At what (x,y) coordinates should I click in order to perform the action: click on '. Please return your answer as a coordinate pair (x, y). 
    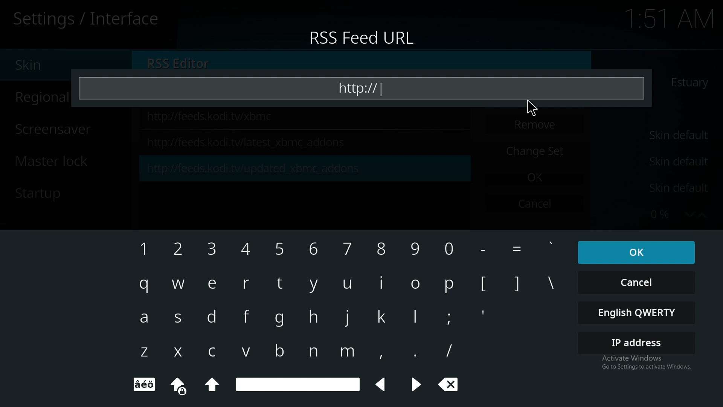
    Looking at the image, I should click on (484, 315).